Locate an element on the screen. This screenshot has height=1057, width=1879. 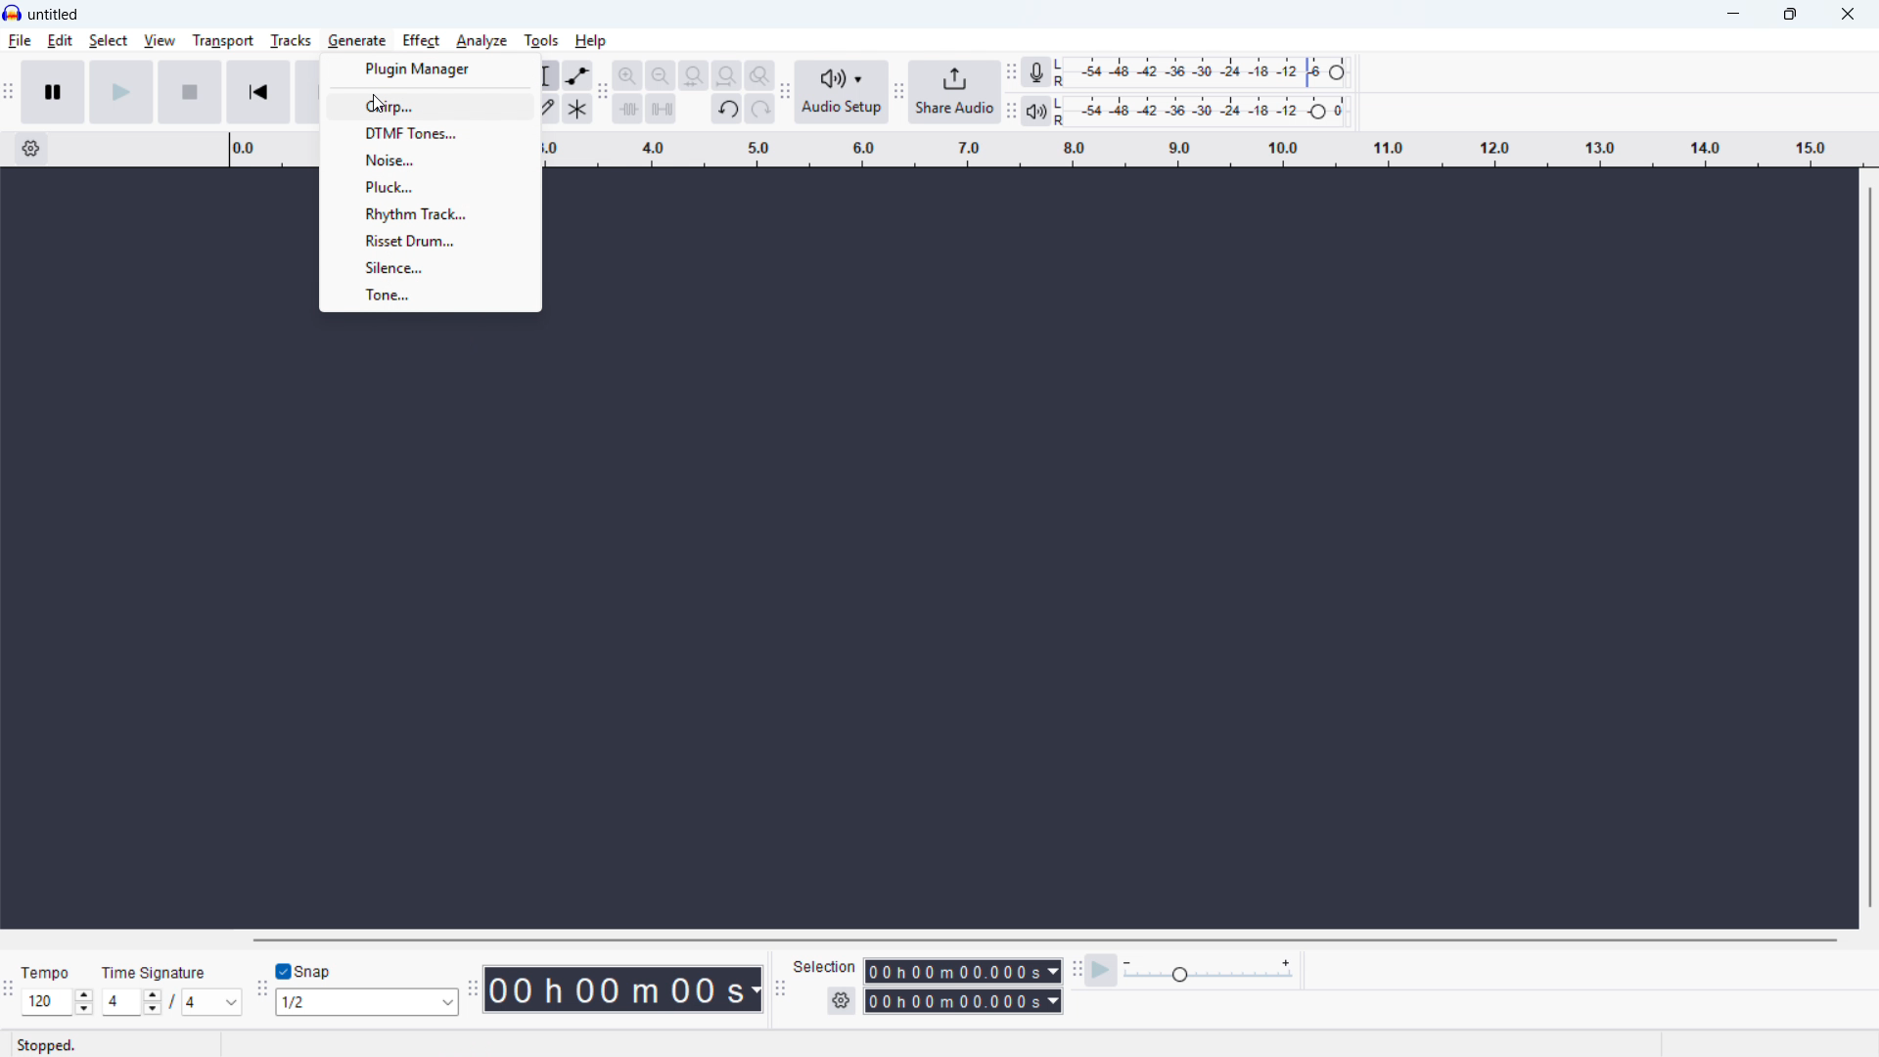
Recording metre toolbar is located at coordinates (1011, 71).